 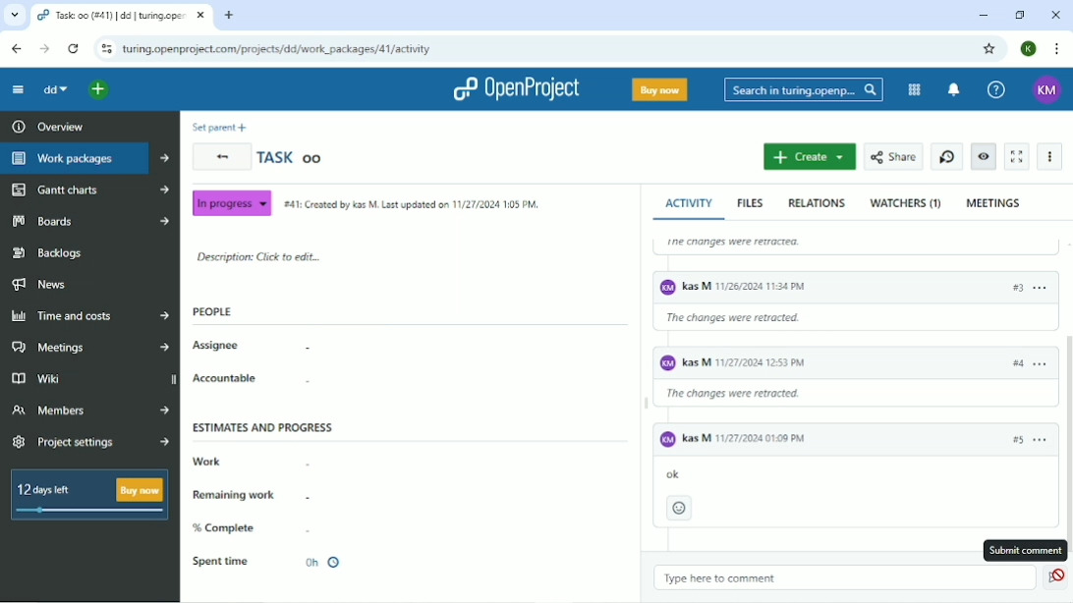 What do you see at coordinates (809, 157) in the screenshot?
I see `Create` at bounding box center [809, 157].